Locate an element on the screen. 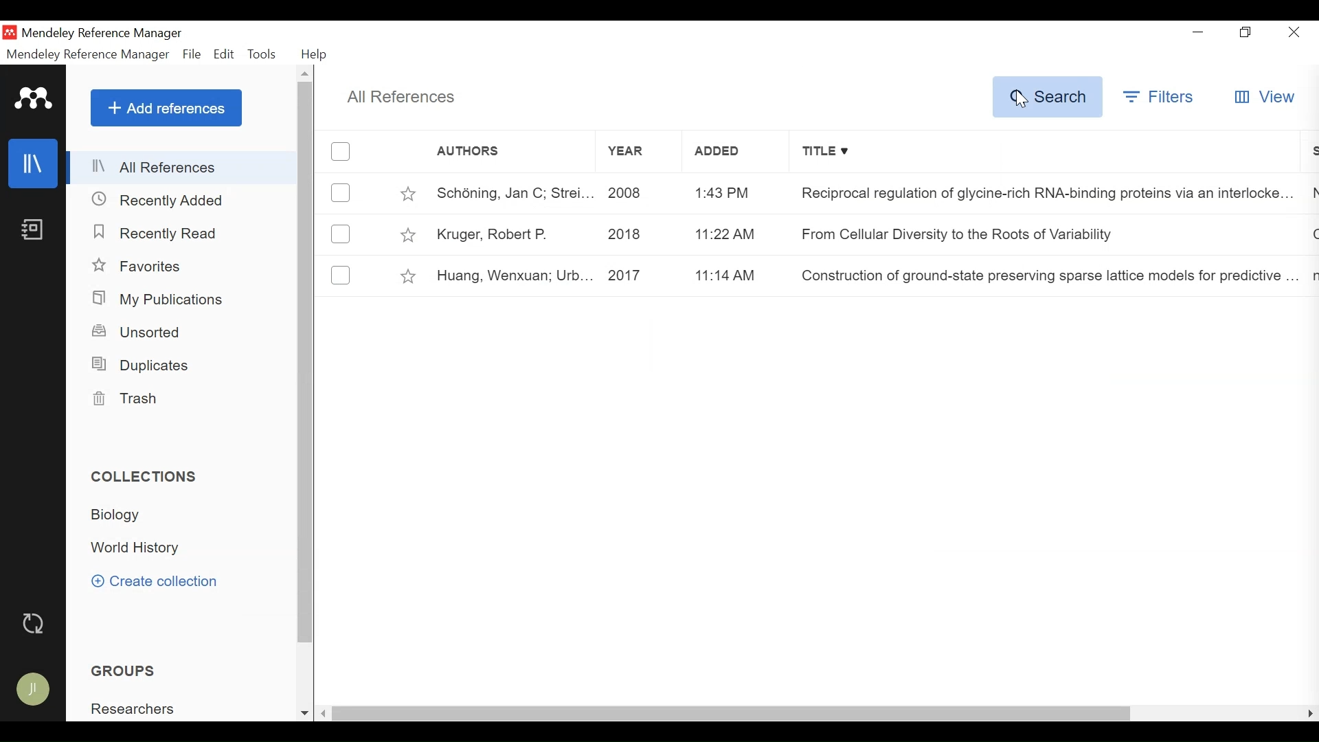  Kruger, Robert P. is located at coordinates (510, 234).